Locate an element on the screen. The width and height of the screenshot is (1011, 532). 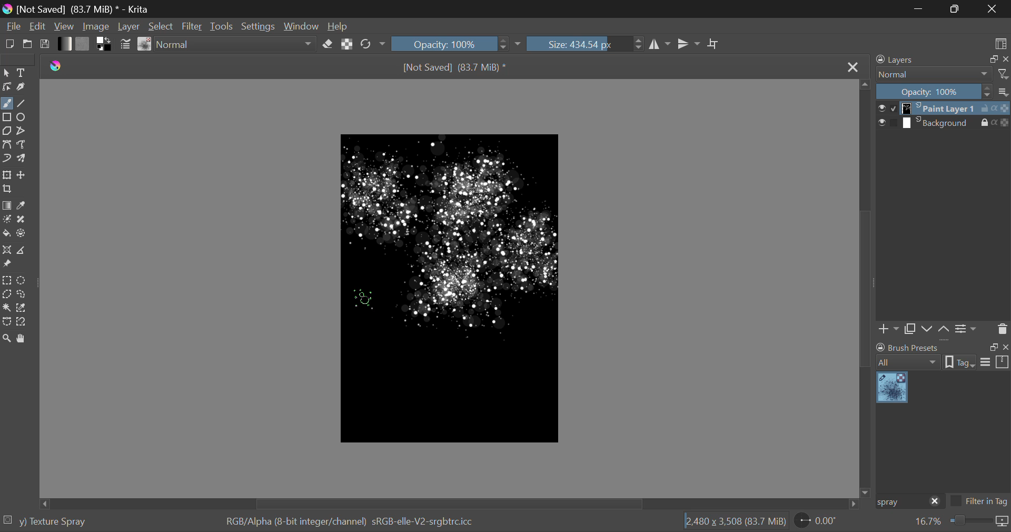
tag is located at coordinates (960, 363).